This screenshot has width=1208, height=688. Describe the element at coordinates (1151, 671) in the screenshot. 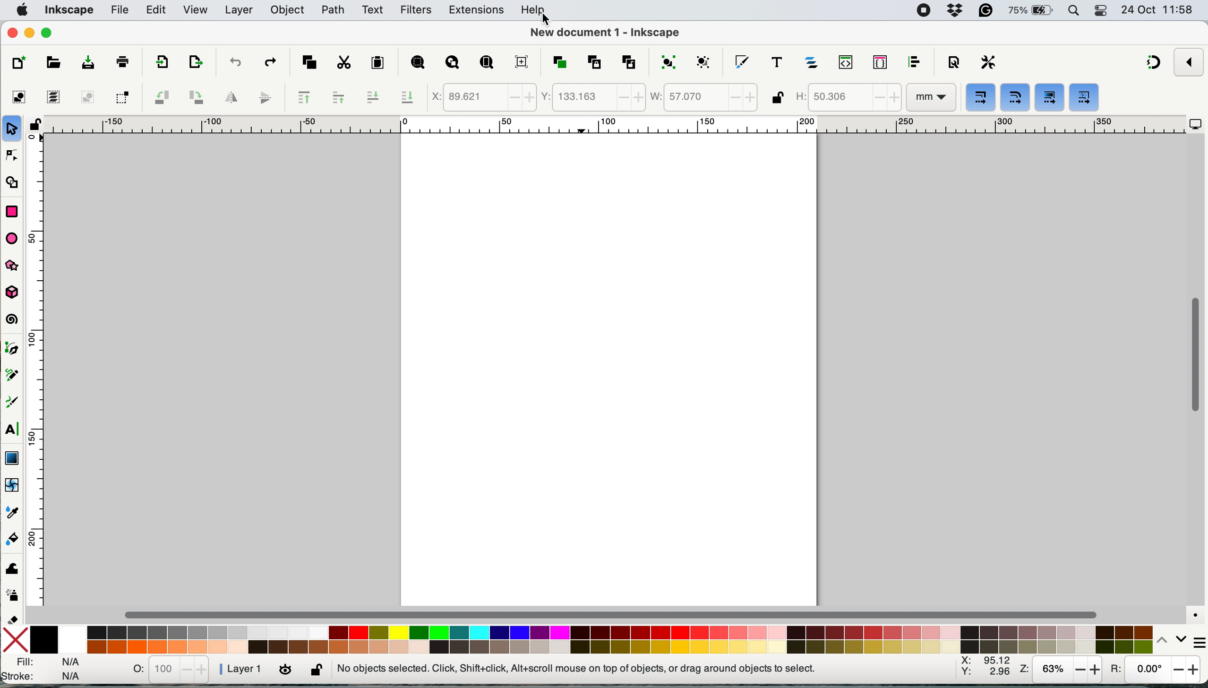

I see `rotation` at that location.